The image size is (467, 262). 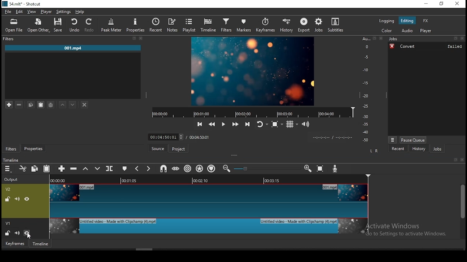 I want to click on subtitles, so click(x=337, y=24).